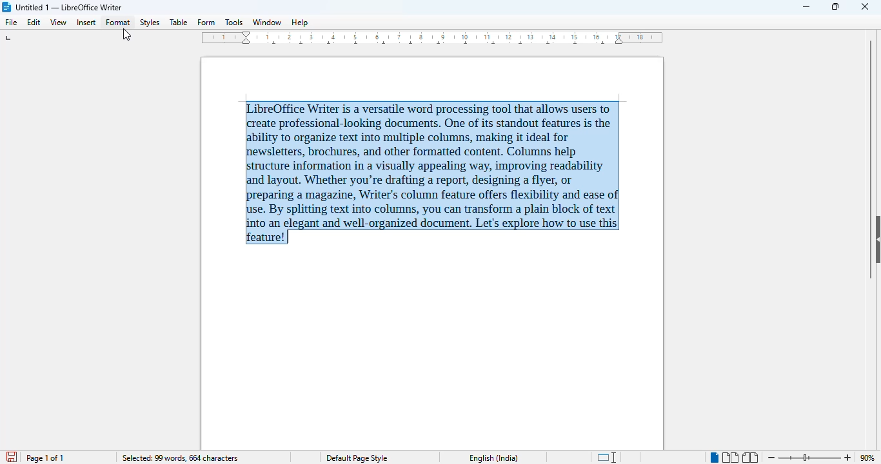 Image resolution: width=881 pixels, height=464 pixels. What do you see at coordinates (494, 458) in the screenshot?
I see `English (India)` at bounding box center [494, 458].